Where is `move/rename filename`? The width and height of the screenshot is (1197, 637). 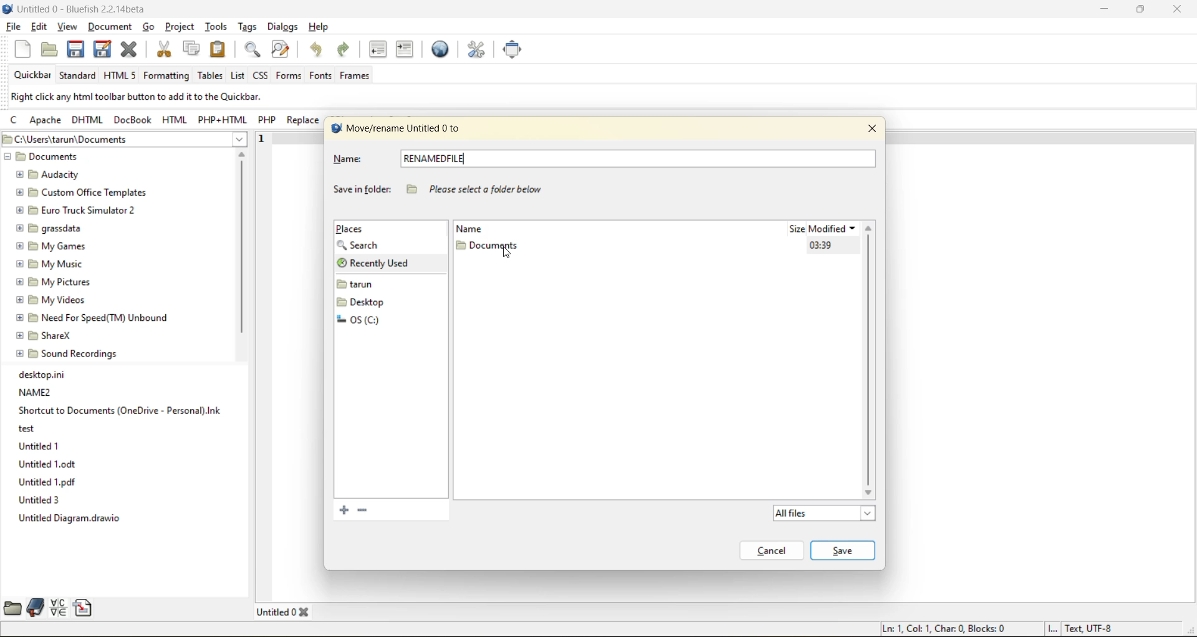 move/rename filename is located at coordinates (406, 130).